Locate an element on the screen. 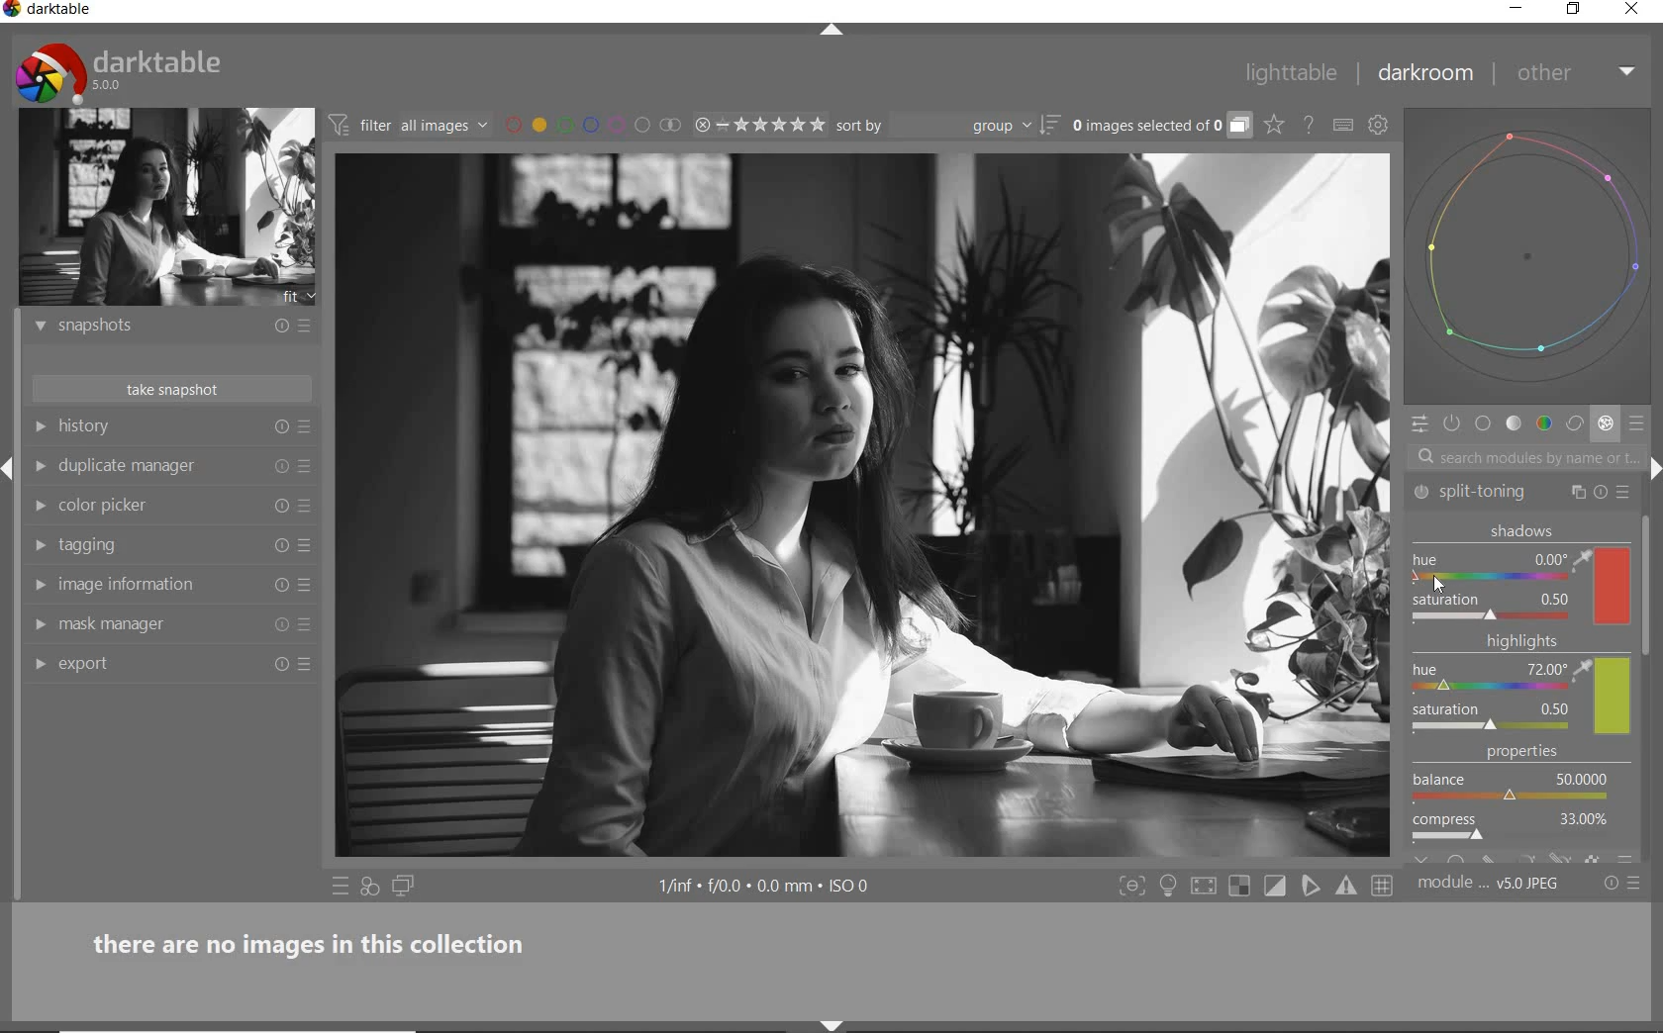 The image size is (1663, 1033). correct is located at coordinates (1575, 424).